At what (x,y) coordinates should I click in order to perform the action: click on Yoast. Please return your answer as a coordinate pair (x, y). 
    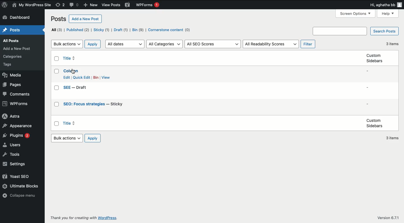
    Looking at the image, I should click on (128, 5).